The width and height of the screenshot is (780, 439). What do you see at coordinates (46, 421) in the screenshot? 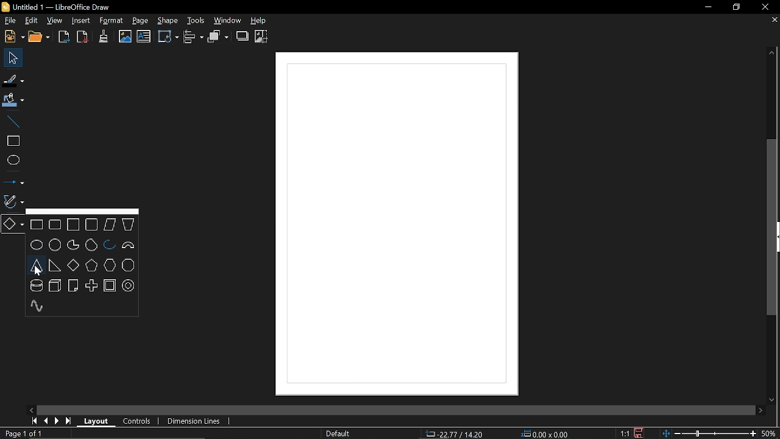
I see `Previous page` at bounding box center [46, 421].